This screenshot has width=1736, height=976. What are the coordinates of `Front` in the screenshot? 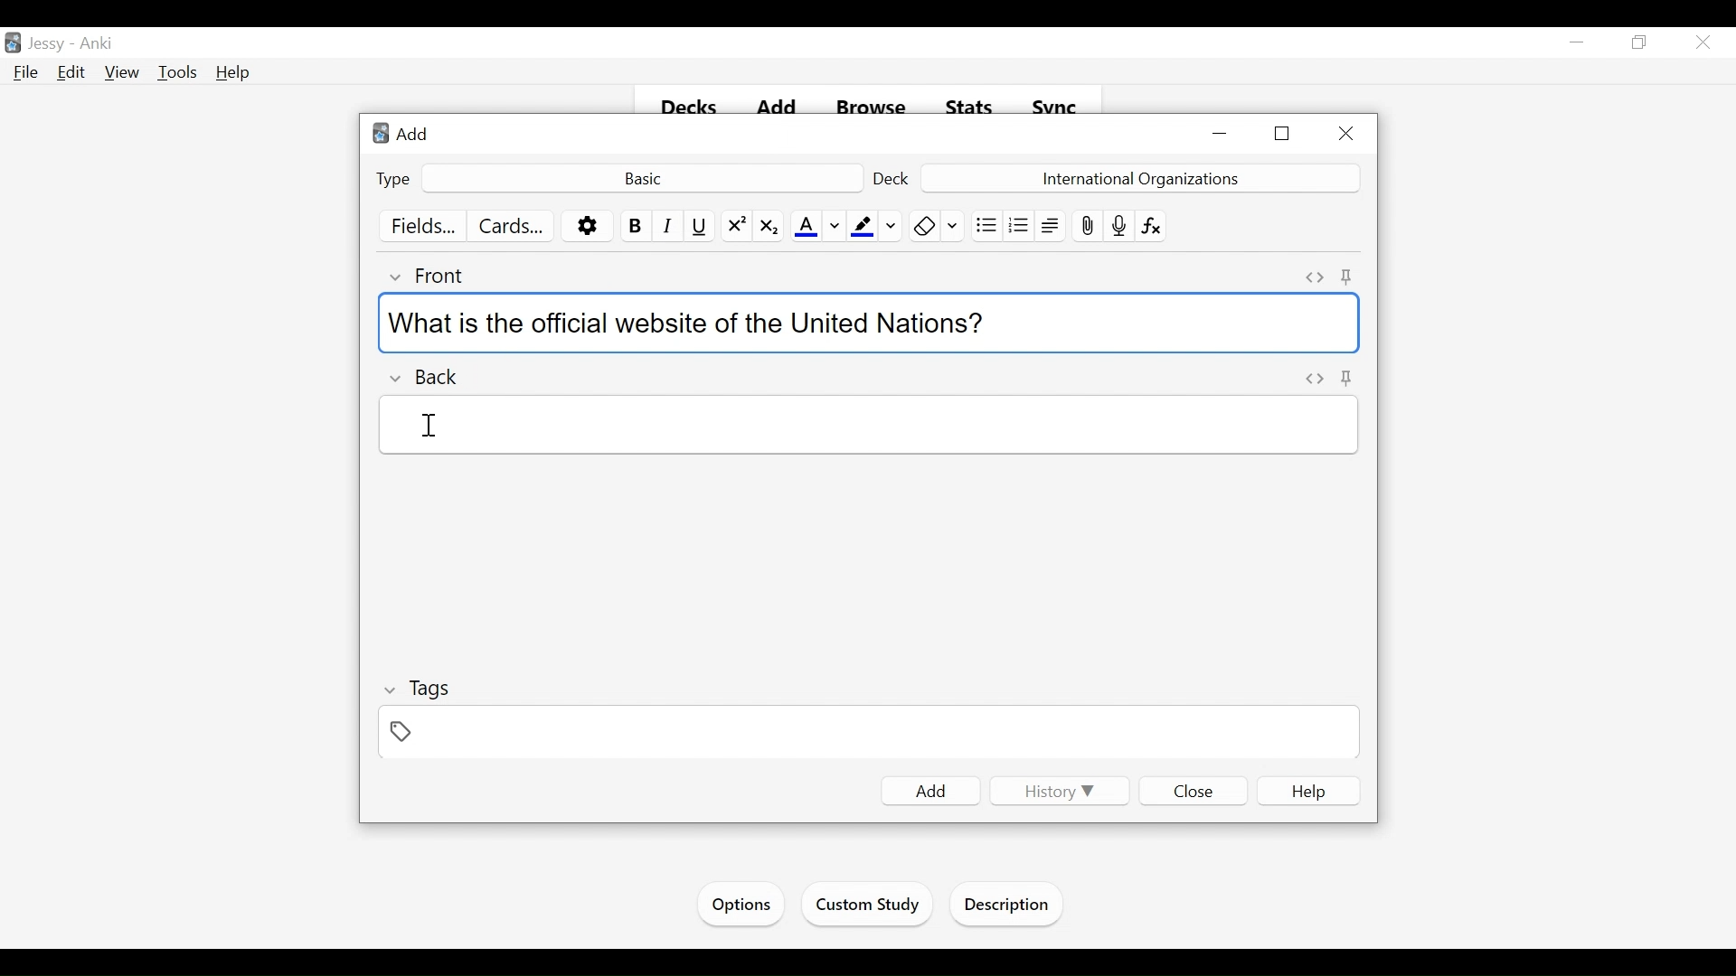 It's located at (429, 275).